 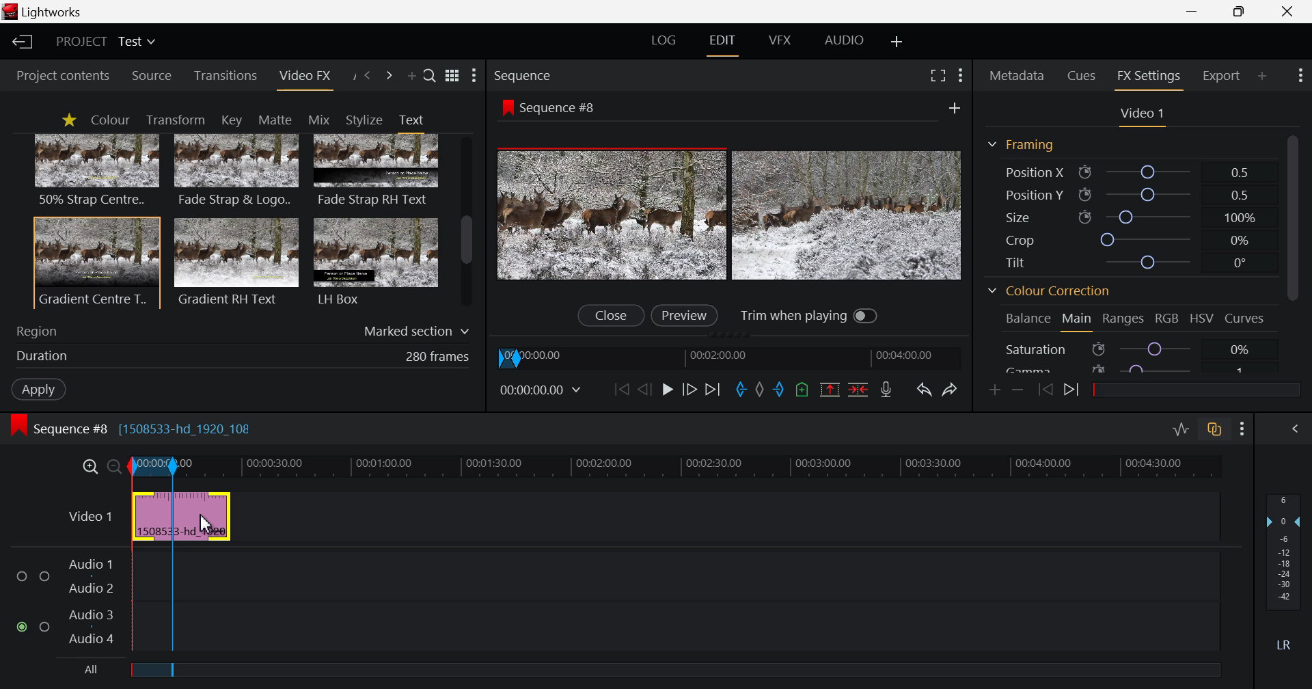 What do you see at coordinates (234, 261) in the screenshot?
I see `Gradient RH Text` at bounding box center [234, 261].